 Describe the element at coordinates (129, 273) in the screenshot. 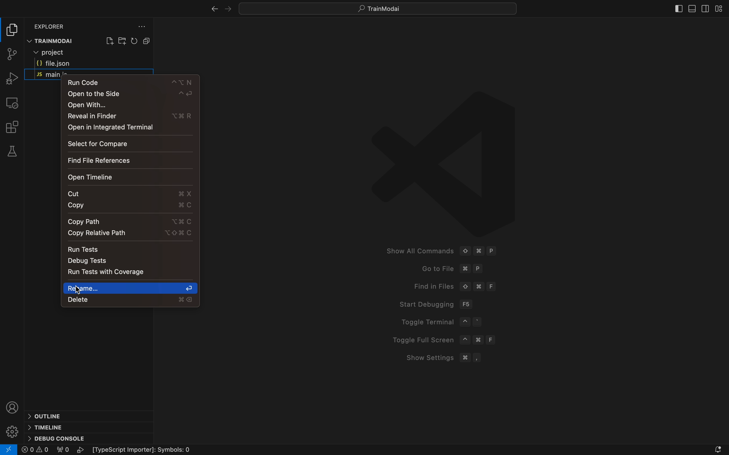

I see `tests runner` at that location.